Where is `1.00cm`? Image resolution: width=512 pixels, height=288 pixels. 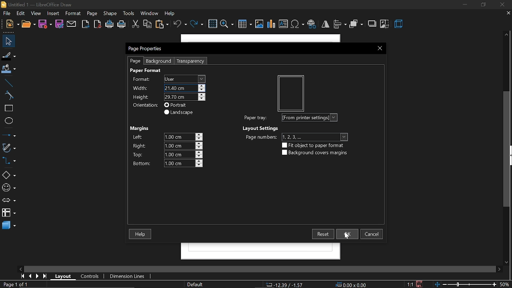
1.00cm is located at coordinates (183, 154).